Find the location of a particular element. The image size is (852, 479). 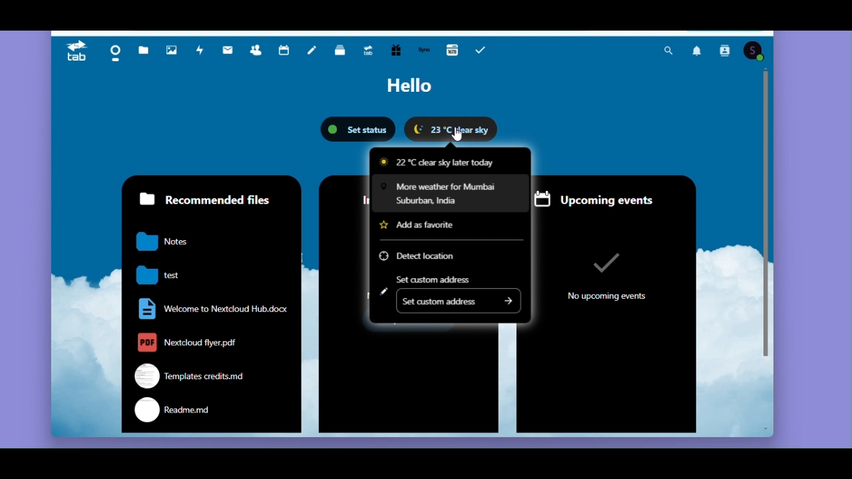

nextcloud flyer.pdf is located at coordinates (183, 343).